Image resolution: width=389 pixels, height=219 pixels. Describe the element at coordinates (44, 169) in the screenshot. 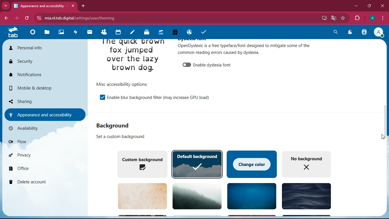

I see `office` at that location.